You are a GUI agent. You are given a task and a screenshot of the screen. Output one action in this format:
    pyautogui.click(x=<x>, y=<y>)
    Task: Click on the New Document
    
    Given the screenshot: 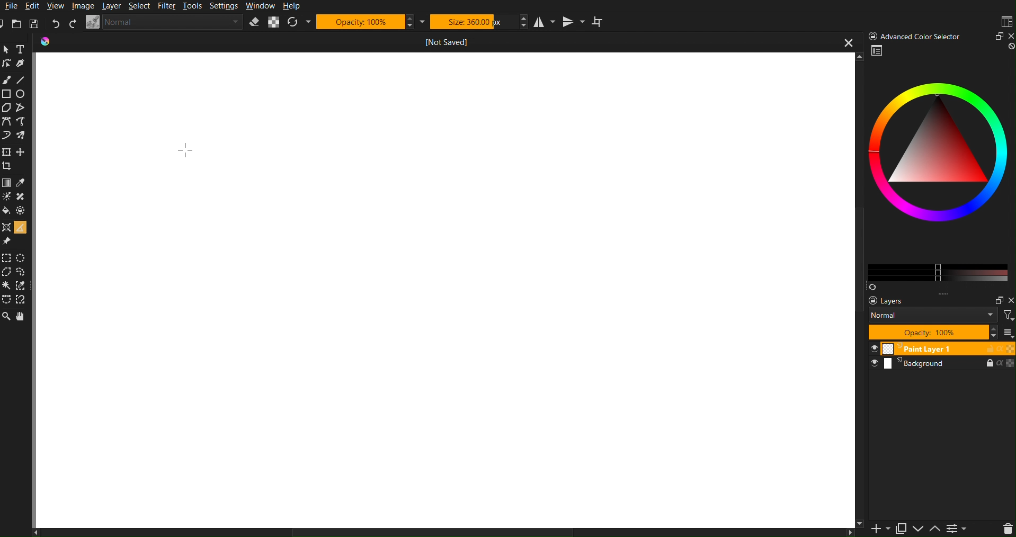 What is the action you would take?
    pyautogui.click(x=6, y=24)
    